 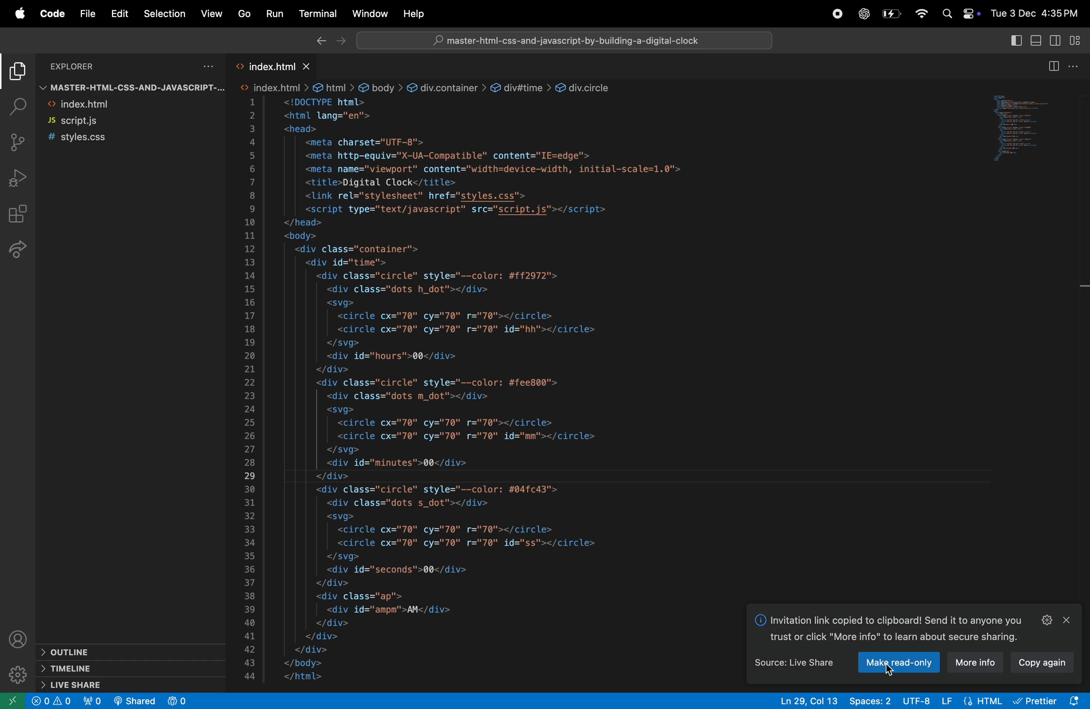 What do you see at coordinates (566, 42) in the screenshot?
I see `serach bar` at bounding box center [566, 42].